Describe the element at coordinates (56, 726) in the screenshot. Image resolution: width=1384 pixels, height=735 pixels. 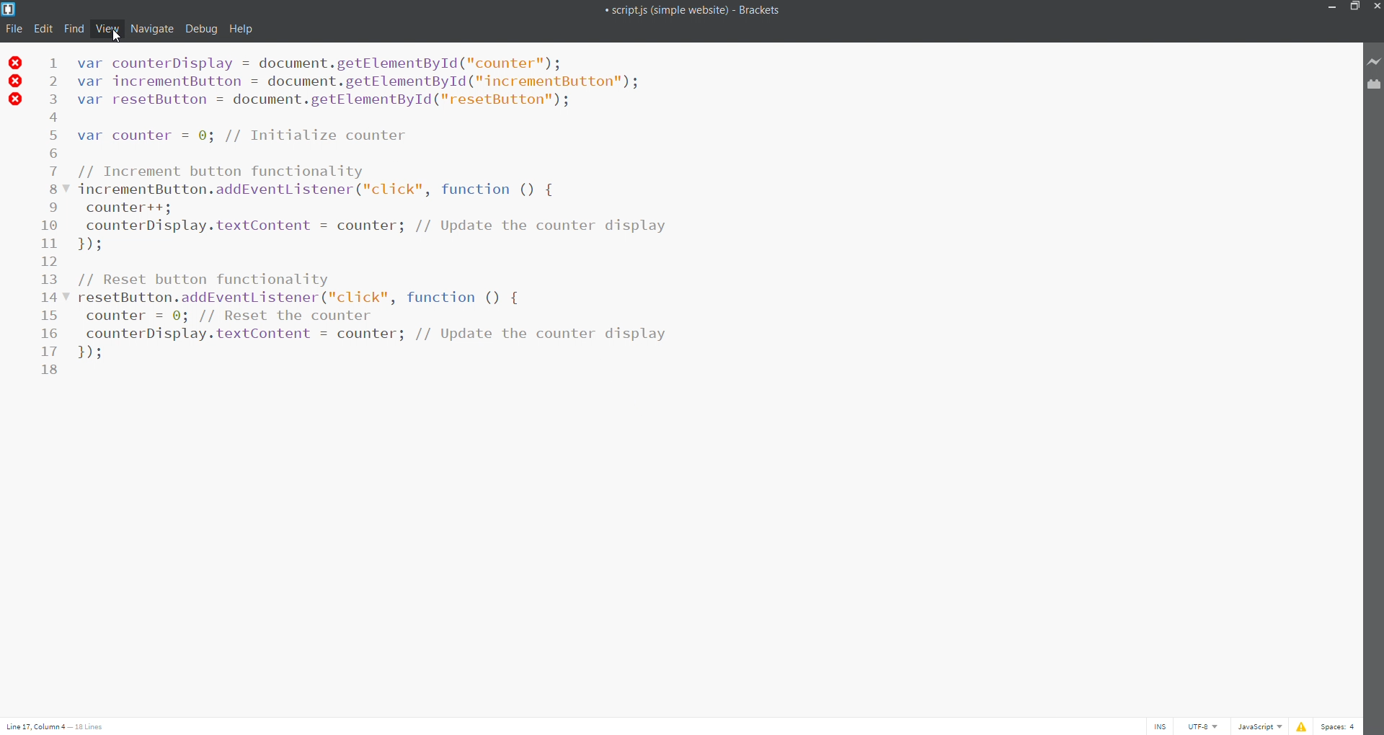
I see `Line 17, Column 4 - 18 Lines` at that location.